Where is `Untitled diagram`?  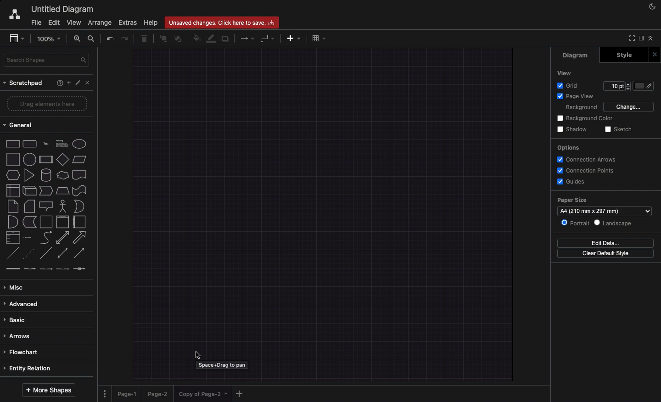
Untitled diagram is located at coordinates (63, 11).